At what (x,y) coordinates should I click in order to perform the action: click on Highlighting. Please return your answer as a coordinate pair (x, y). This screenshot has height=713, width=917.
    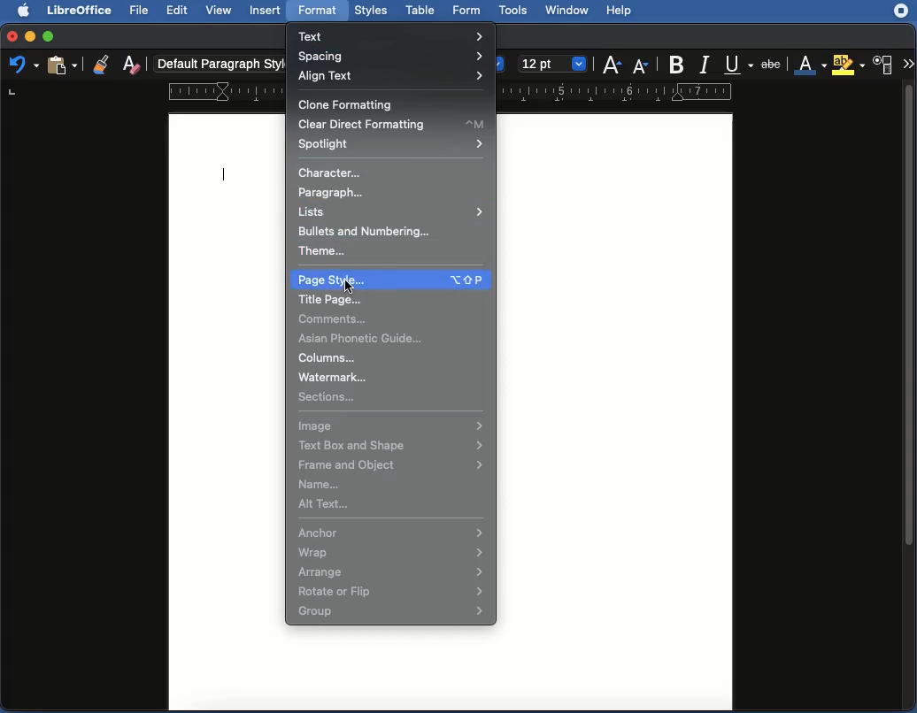
    Looking at the image, I should click on (847, 65).